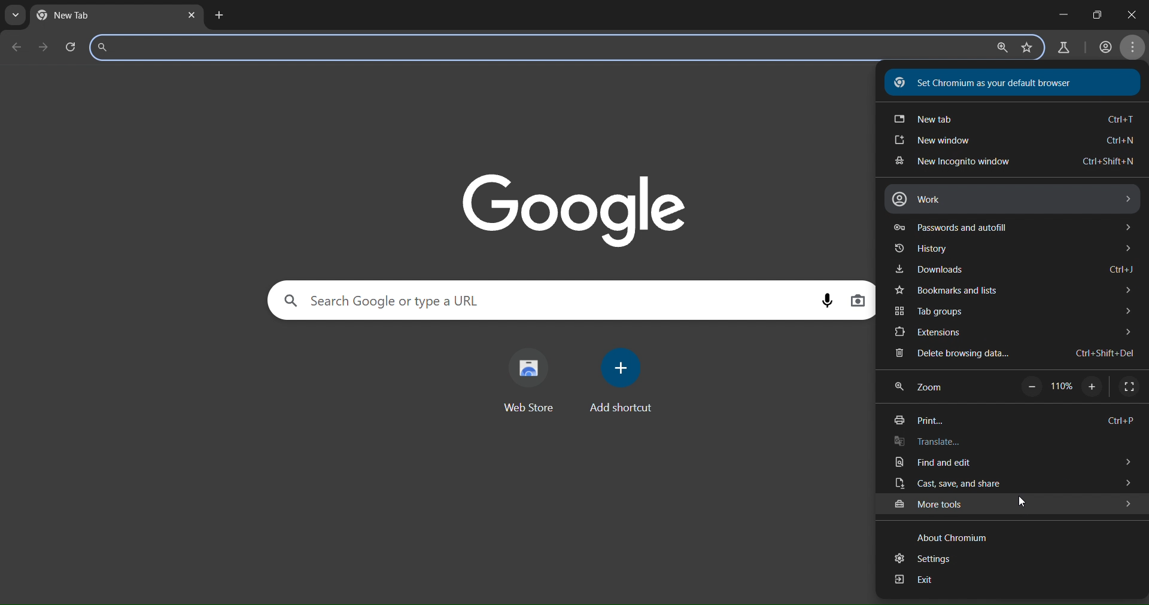 Image resolution: width=1149 pixels, height=605 pixels. What do you see at coordinates (1061, 387) in the screenshot?
I see `110%` at bounding box center [1061, 387].